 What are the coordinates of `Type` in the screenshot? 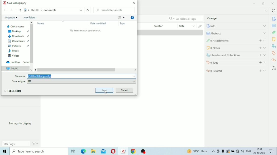 It's located at (123, 24).